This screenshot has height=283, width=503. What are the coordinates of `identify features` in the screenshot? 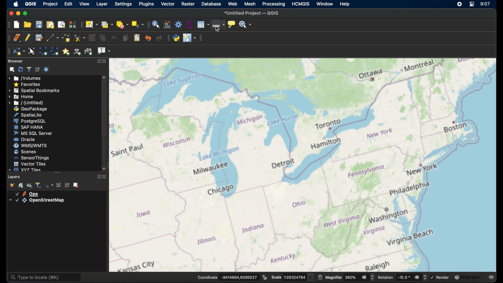 It's located at (157, 24).